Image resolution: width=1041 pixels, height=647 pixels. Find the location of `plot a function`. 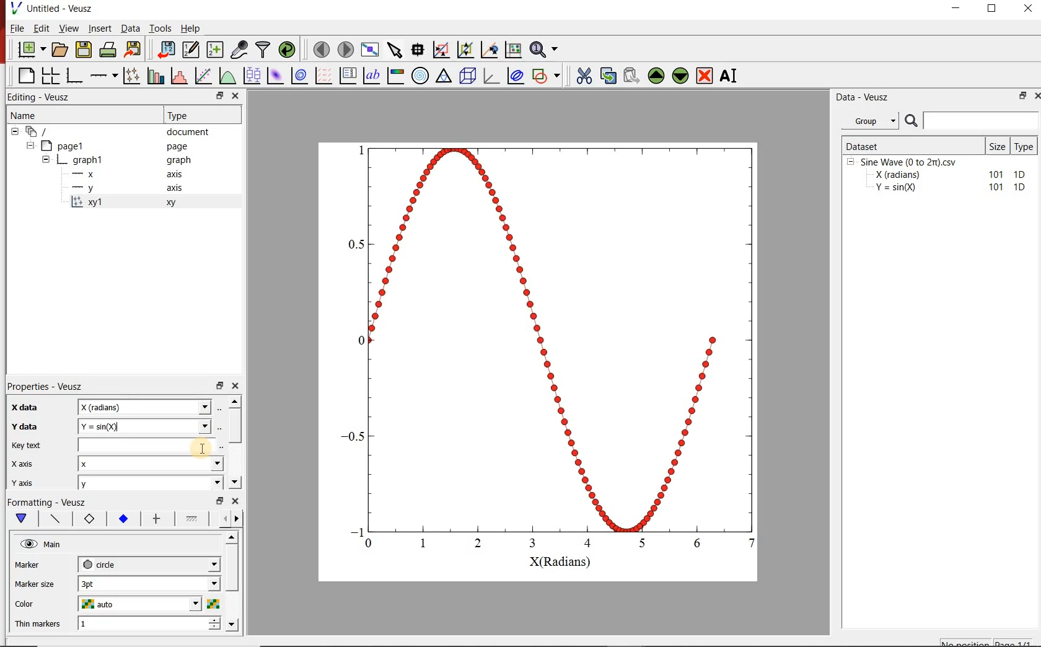

plot a function is located at coordinates (229, 75).